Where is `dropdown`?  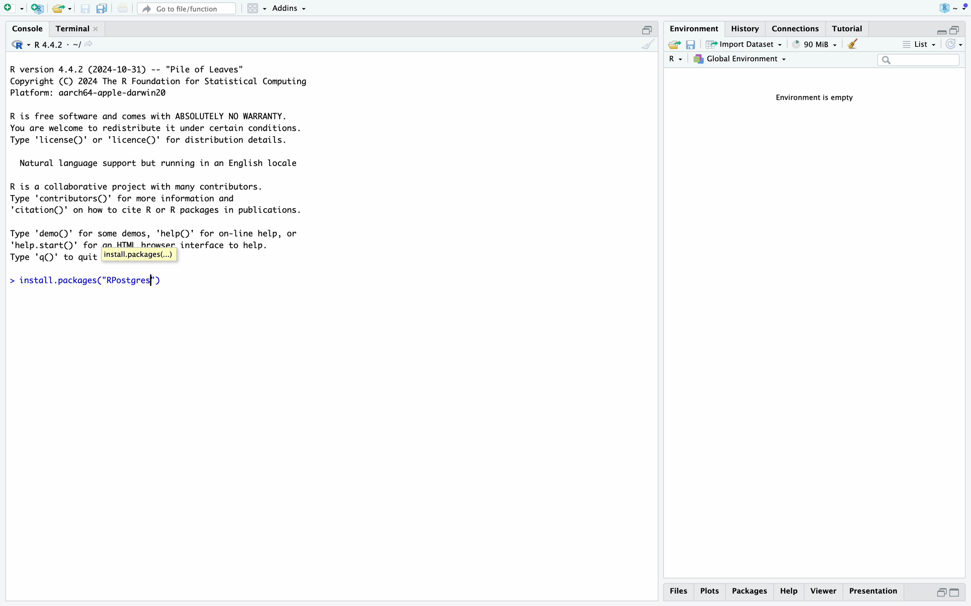
dropdown is located at coordinates (964, 7).